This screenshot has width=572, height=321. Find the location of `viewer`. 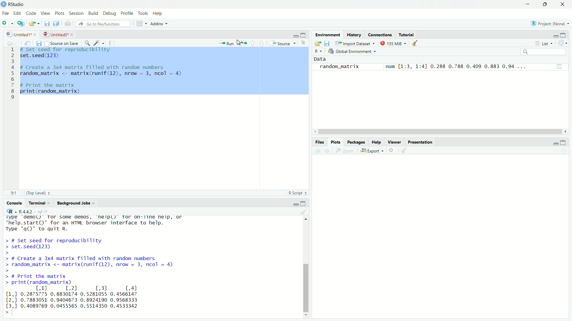

viewer is located at coordinates (394, 141).